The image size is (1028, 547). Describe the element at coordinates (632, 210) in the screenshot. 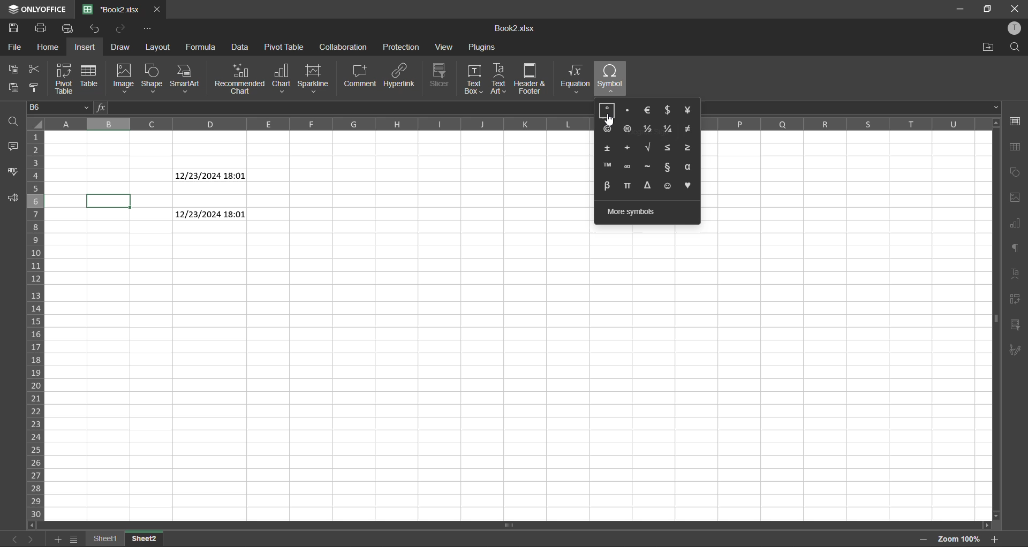

I see `more symbols` at that location.